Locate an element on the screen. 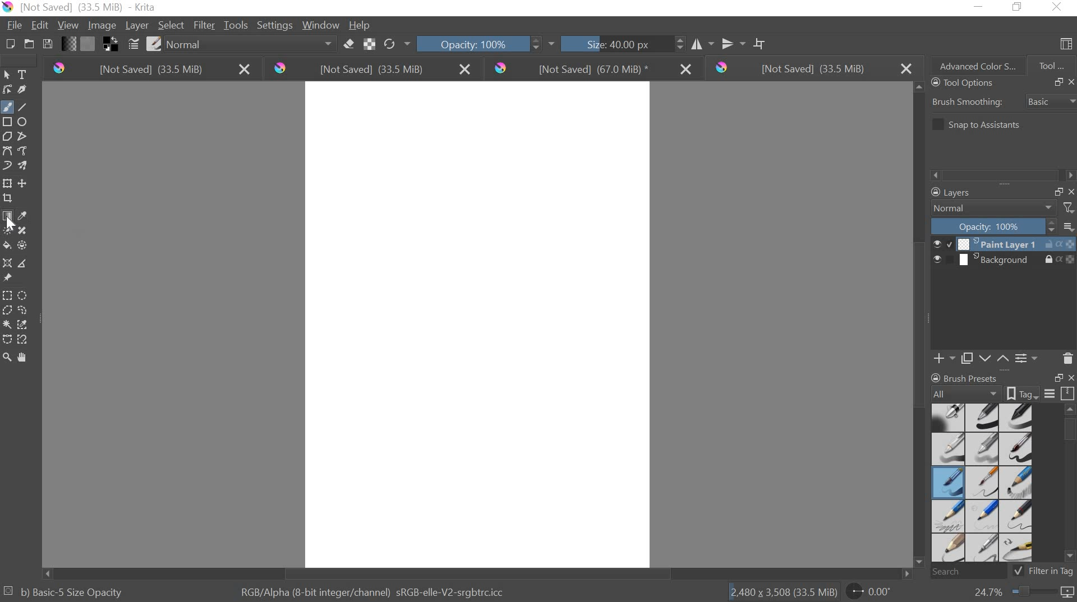  EDIT is located at coordinates (42, 25).